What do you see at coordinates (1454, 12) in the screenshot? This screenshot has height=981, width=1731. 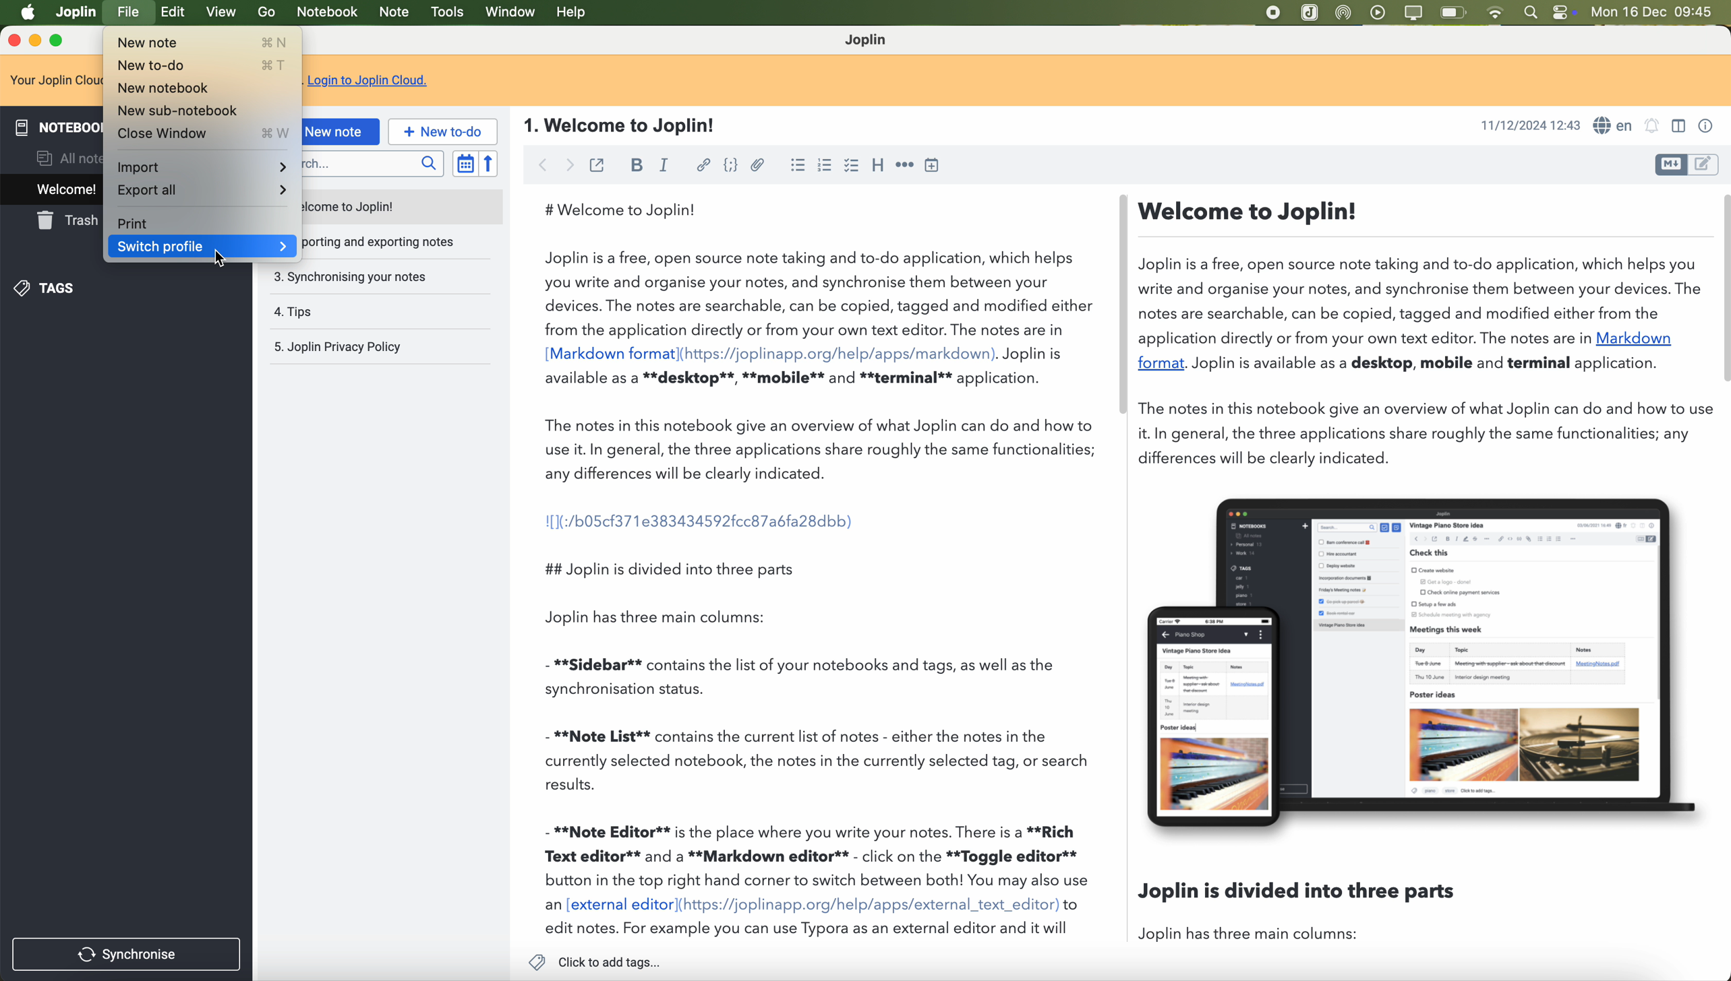 I see `battery` at bounding box center [1454, 12].